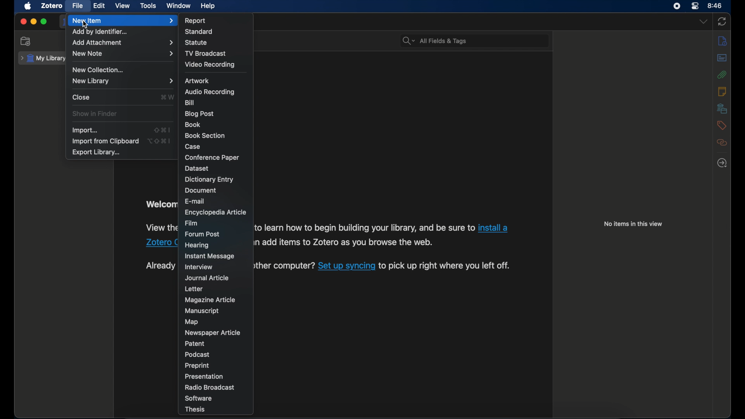 This screenshot has width=745, height=419. What do you see at coordinates (407, 41) in the screenshot?
I see `search dropdown` at bounding box center [407, 41].